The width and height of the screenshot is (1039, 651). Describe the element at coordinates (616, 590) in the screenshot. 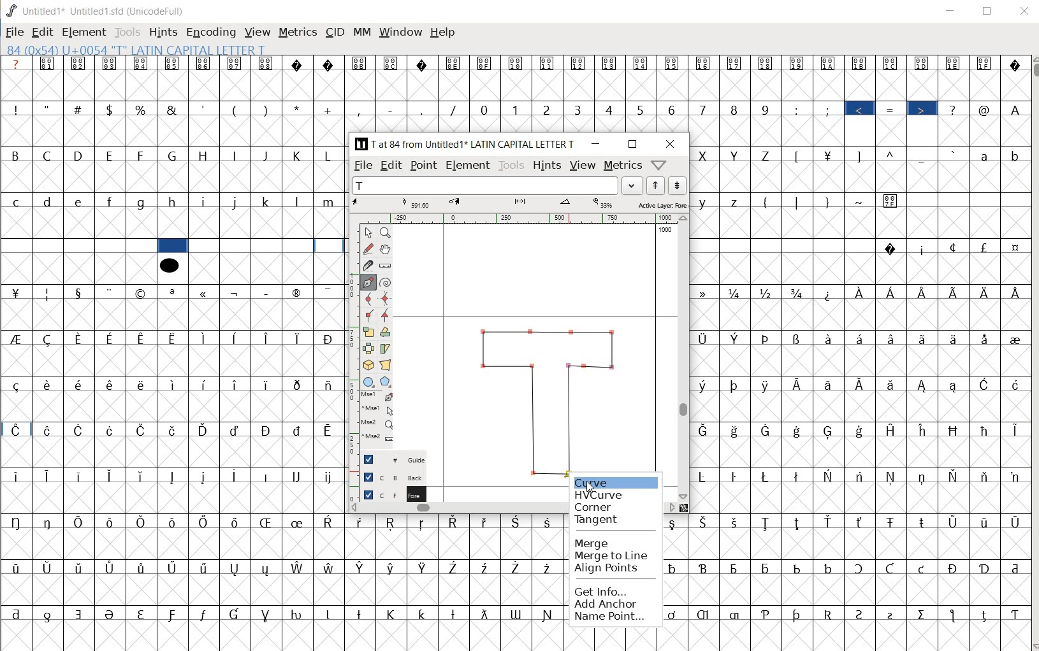

I see `get info` at that location.